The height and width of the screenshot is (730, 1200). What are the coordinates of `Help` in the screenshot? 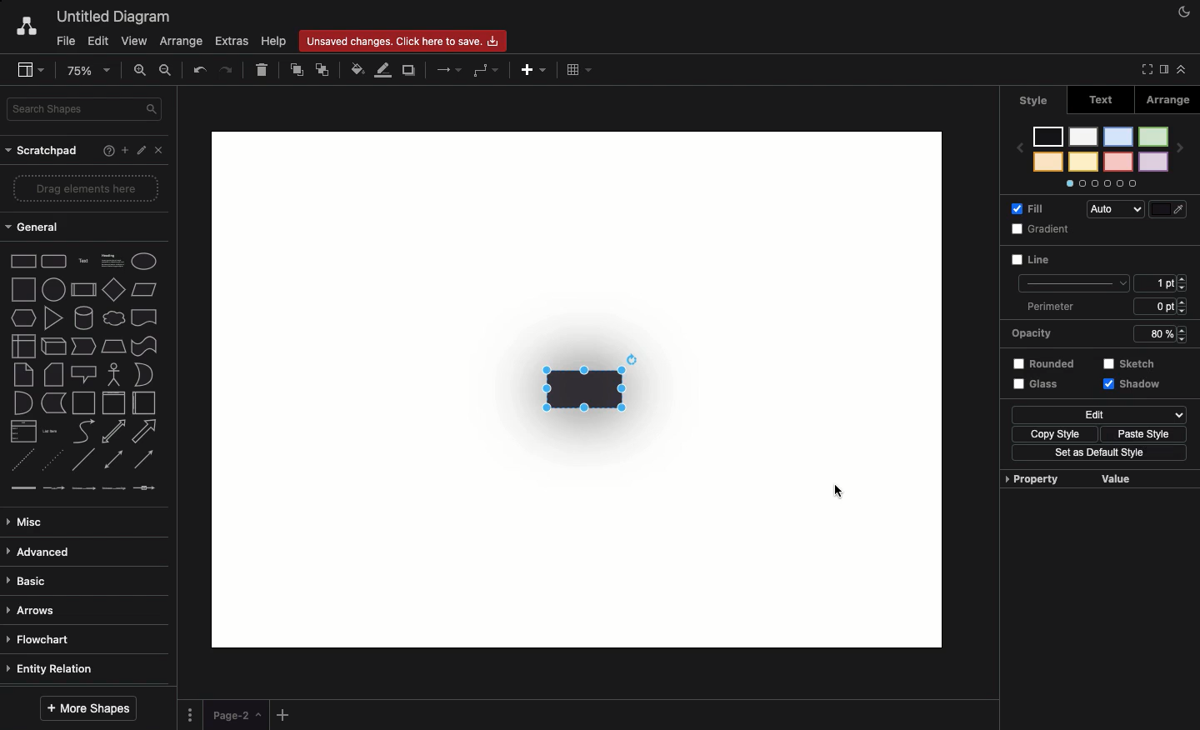 It's located at (105, 151).